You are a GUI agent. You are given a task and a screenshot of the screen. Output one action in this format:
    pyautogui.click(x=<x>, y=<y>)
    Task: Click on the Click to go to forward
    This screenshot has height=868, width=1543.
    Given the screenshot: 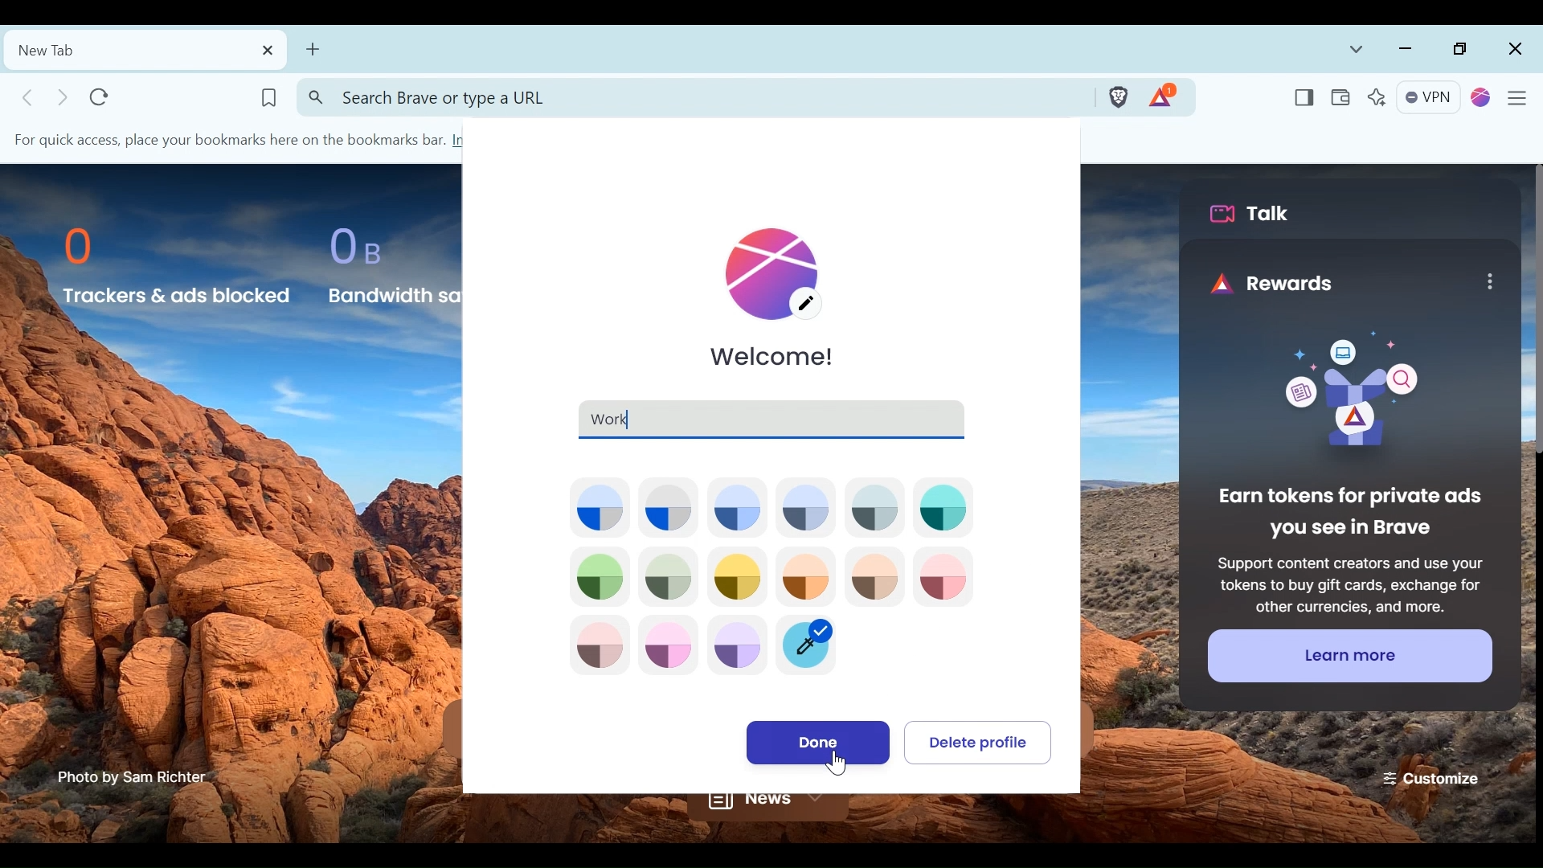 What is the action you would take?
    pyautogui.click(x=64, y=97)
    